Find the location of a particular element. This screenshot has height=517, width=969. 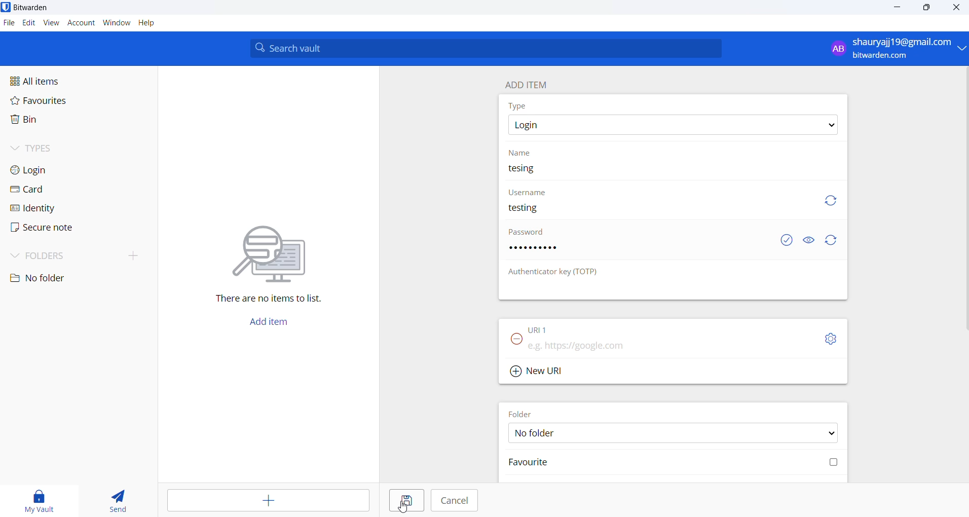

sign in and sign out options is located at coordinates (895, 49).